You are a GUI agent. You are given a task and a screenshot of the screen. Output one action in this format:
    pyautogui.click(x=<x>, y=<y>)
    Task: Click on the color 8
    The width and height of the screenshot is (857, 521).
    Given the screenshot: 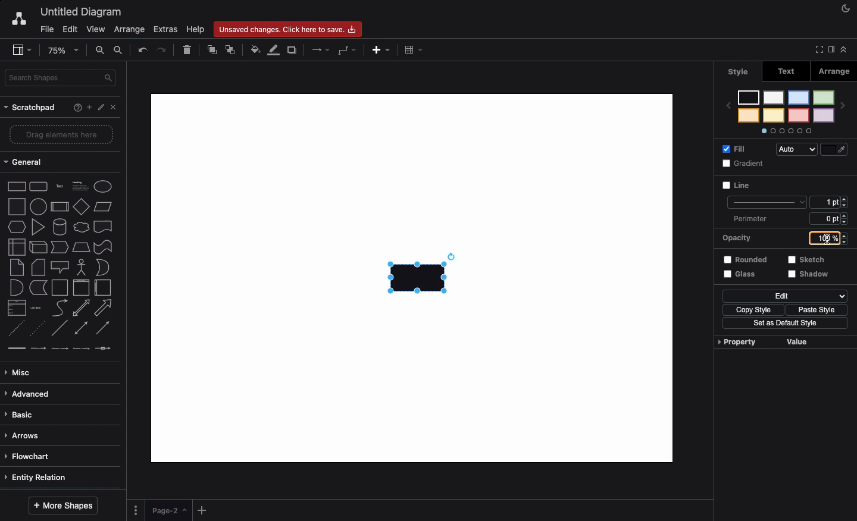 What is the action you would take?
    pyautogui.click(x=748, y=115)
    